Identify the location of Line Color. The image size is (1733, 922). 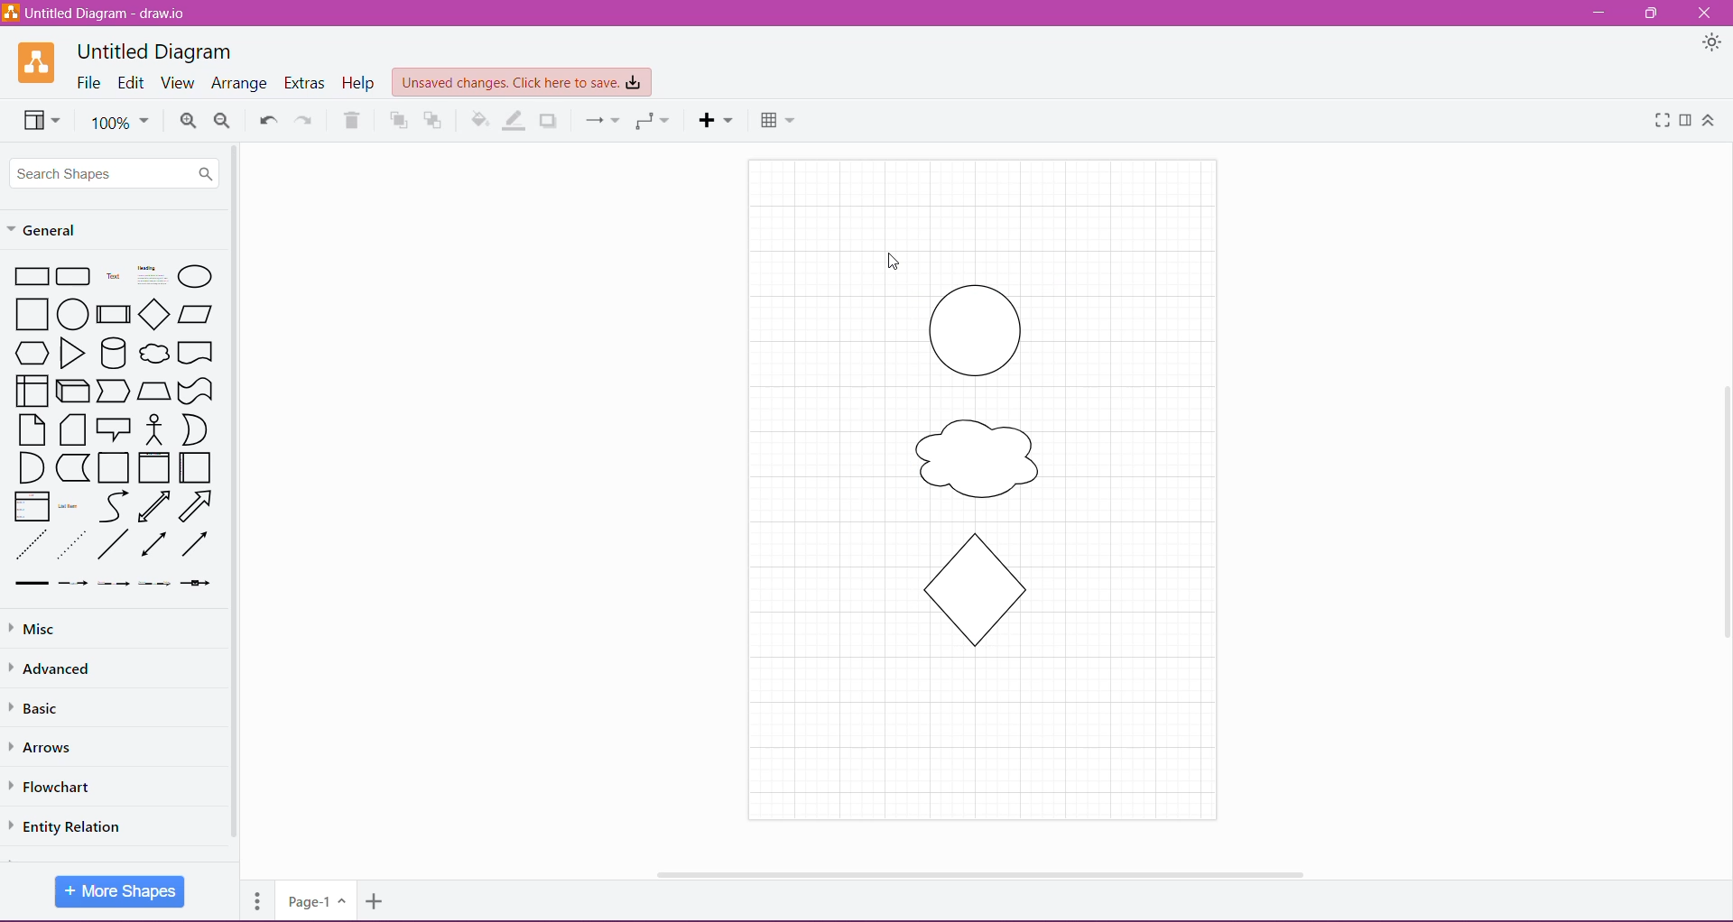
(516, 120).